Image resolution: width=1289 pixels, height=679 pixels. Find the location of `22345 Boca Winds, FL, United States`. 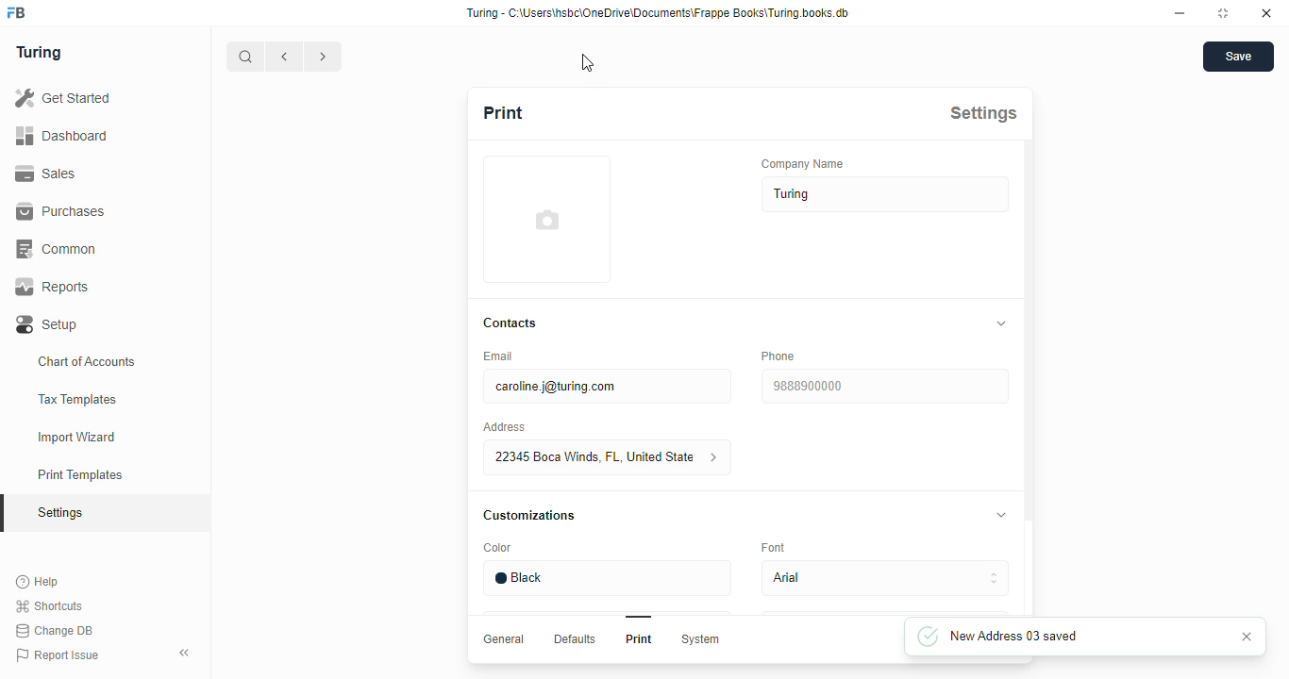

22345 Boca Winds, FL, United States is located at coordinates (609, 456).